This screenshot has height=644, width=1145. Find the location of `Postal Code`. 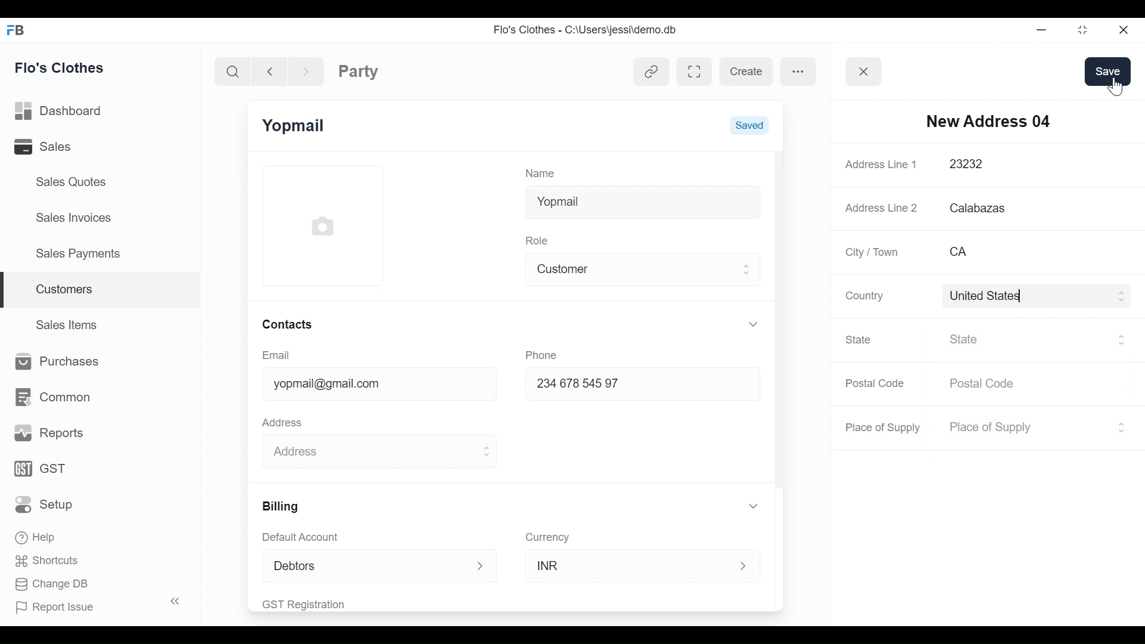

Postal Code is located at coordinates (877, 383).